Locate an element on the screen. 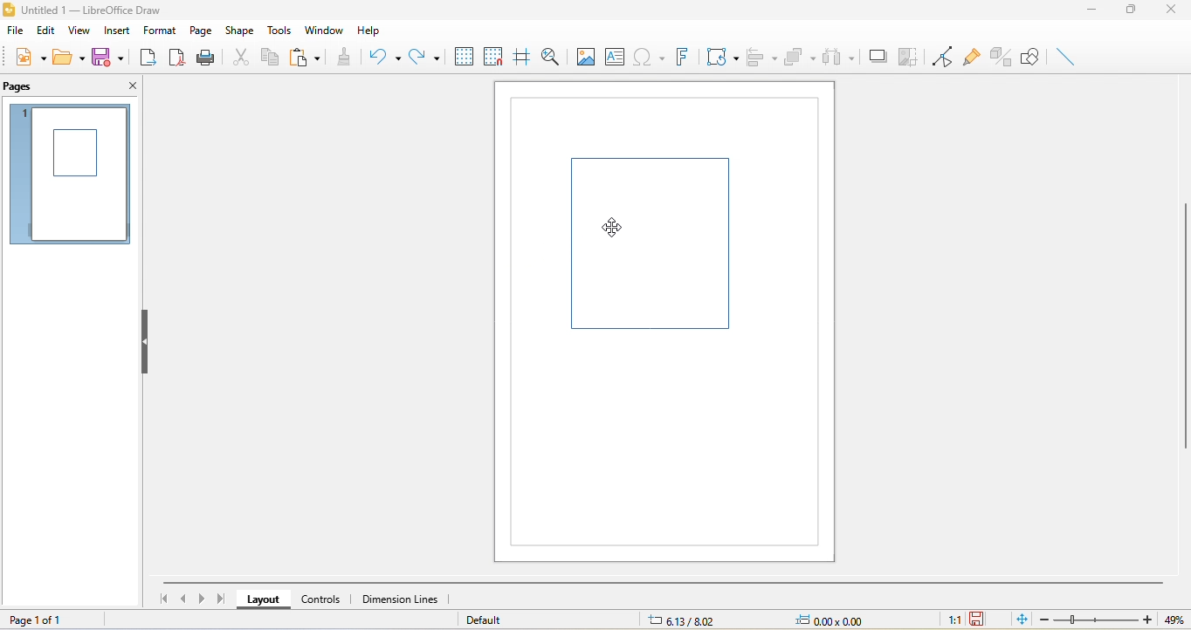 This screenshot has width=1191, height=630. minimize is located at coordinates (1091, 11).